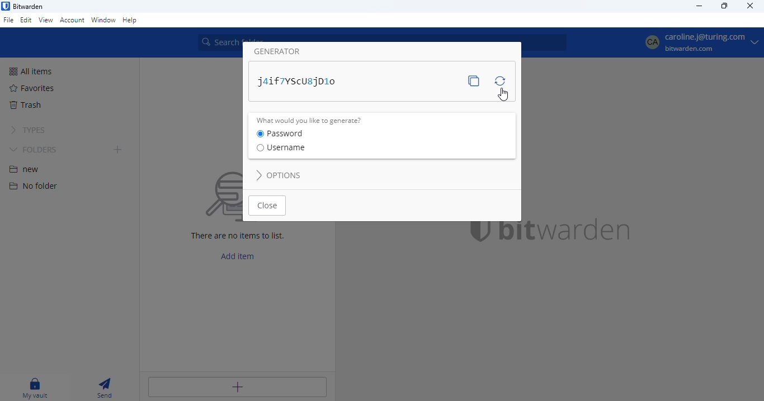 This screenshot has width=764, height=401. Describe the element at coordinates (28, 6) in the screenshot. I see `bitwarden` at that location.